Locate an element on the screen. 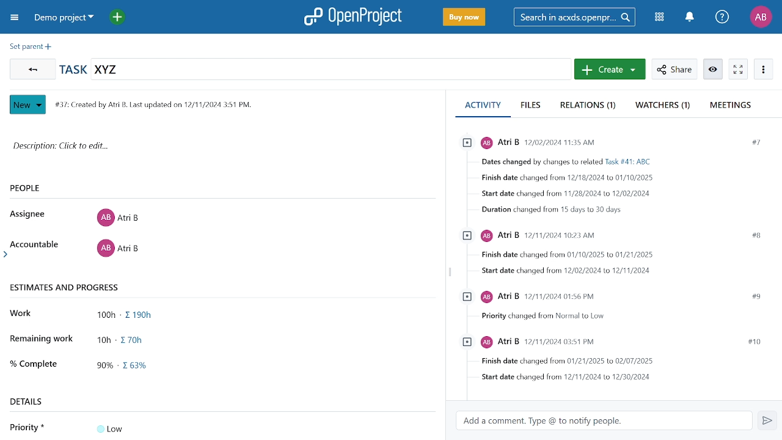  Add project is located at coordinates (120, 17).